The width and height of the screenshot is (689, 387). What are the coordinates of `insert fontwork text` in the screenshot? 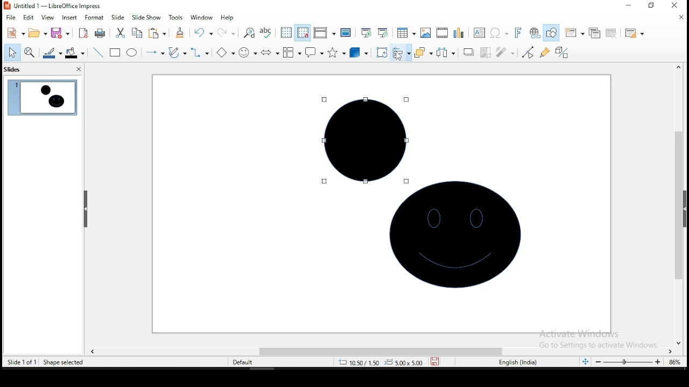 It's located at (519, 32).